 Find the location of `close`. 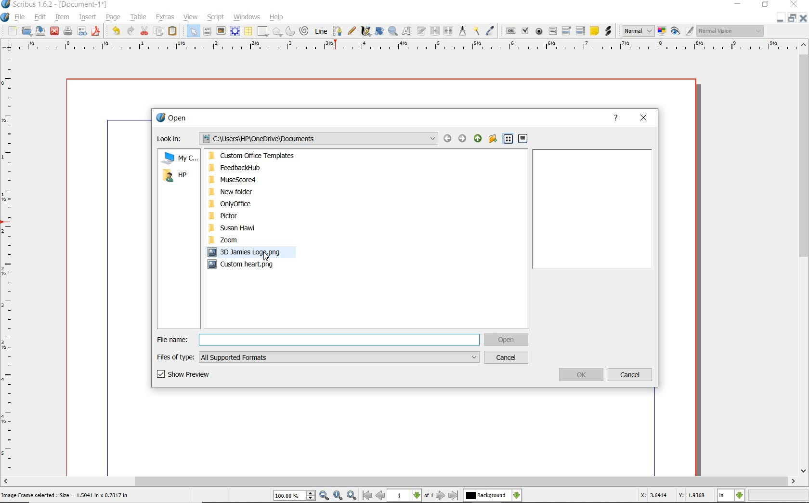

close is located at coordinates (643, 118).